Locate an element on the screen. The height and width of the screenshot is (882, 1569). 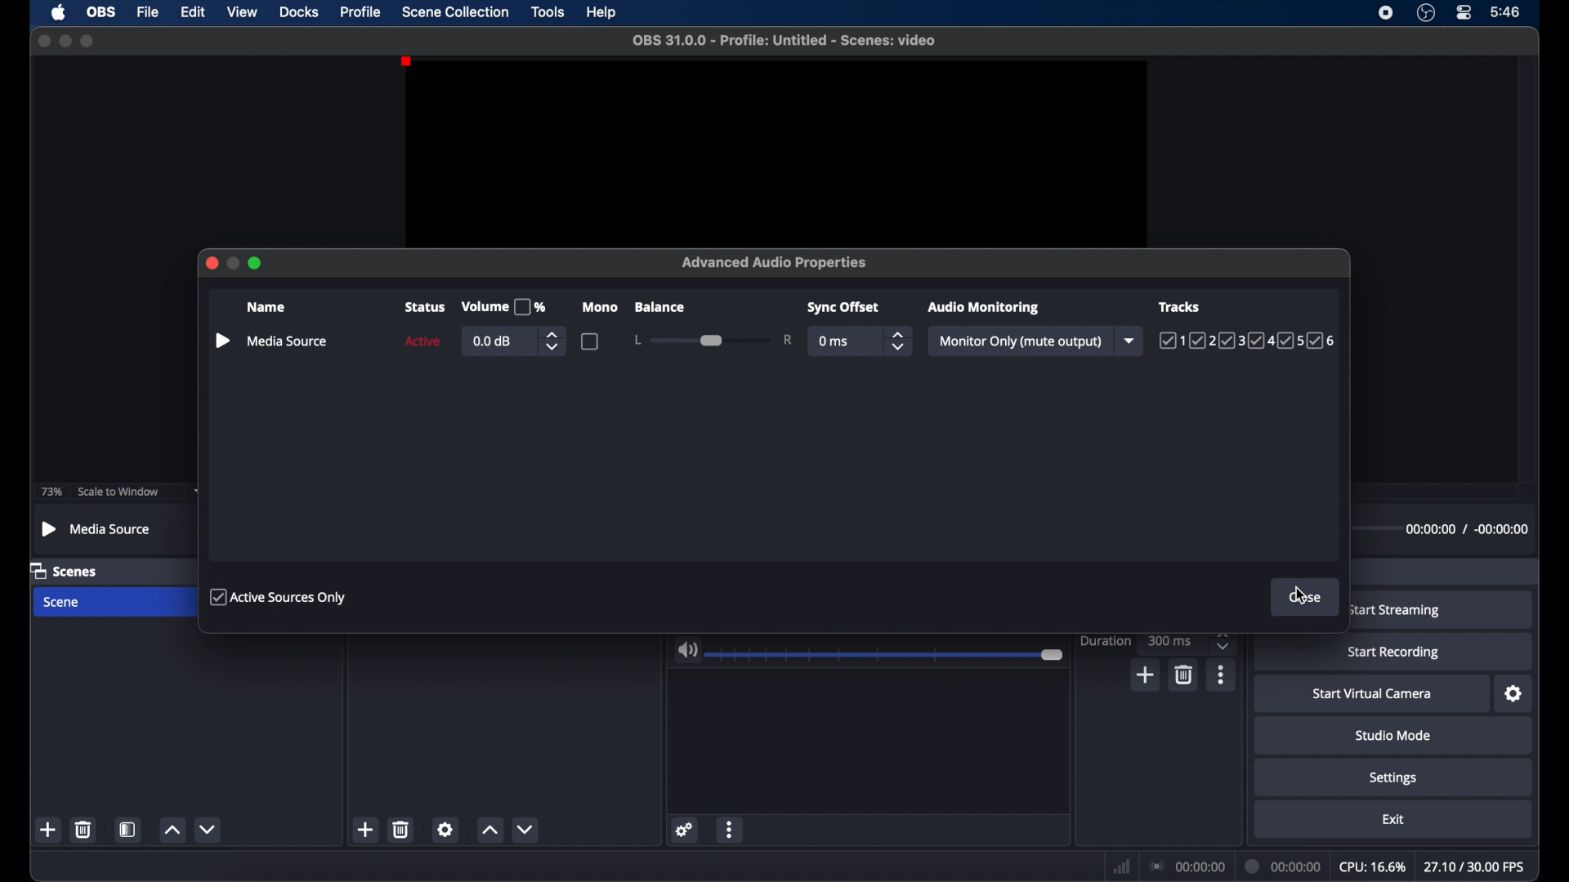
stepper buttons is located at coordinates (1223, 641).